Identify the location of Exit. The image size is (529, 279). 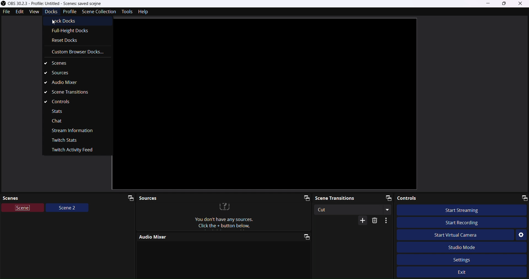
(466, 273).